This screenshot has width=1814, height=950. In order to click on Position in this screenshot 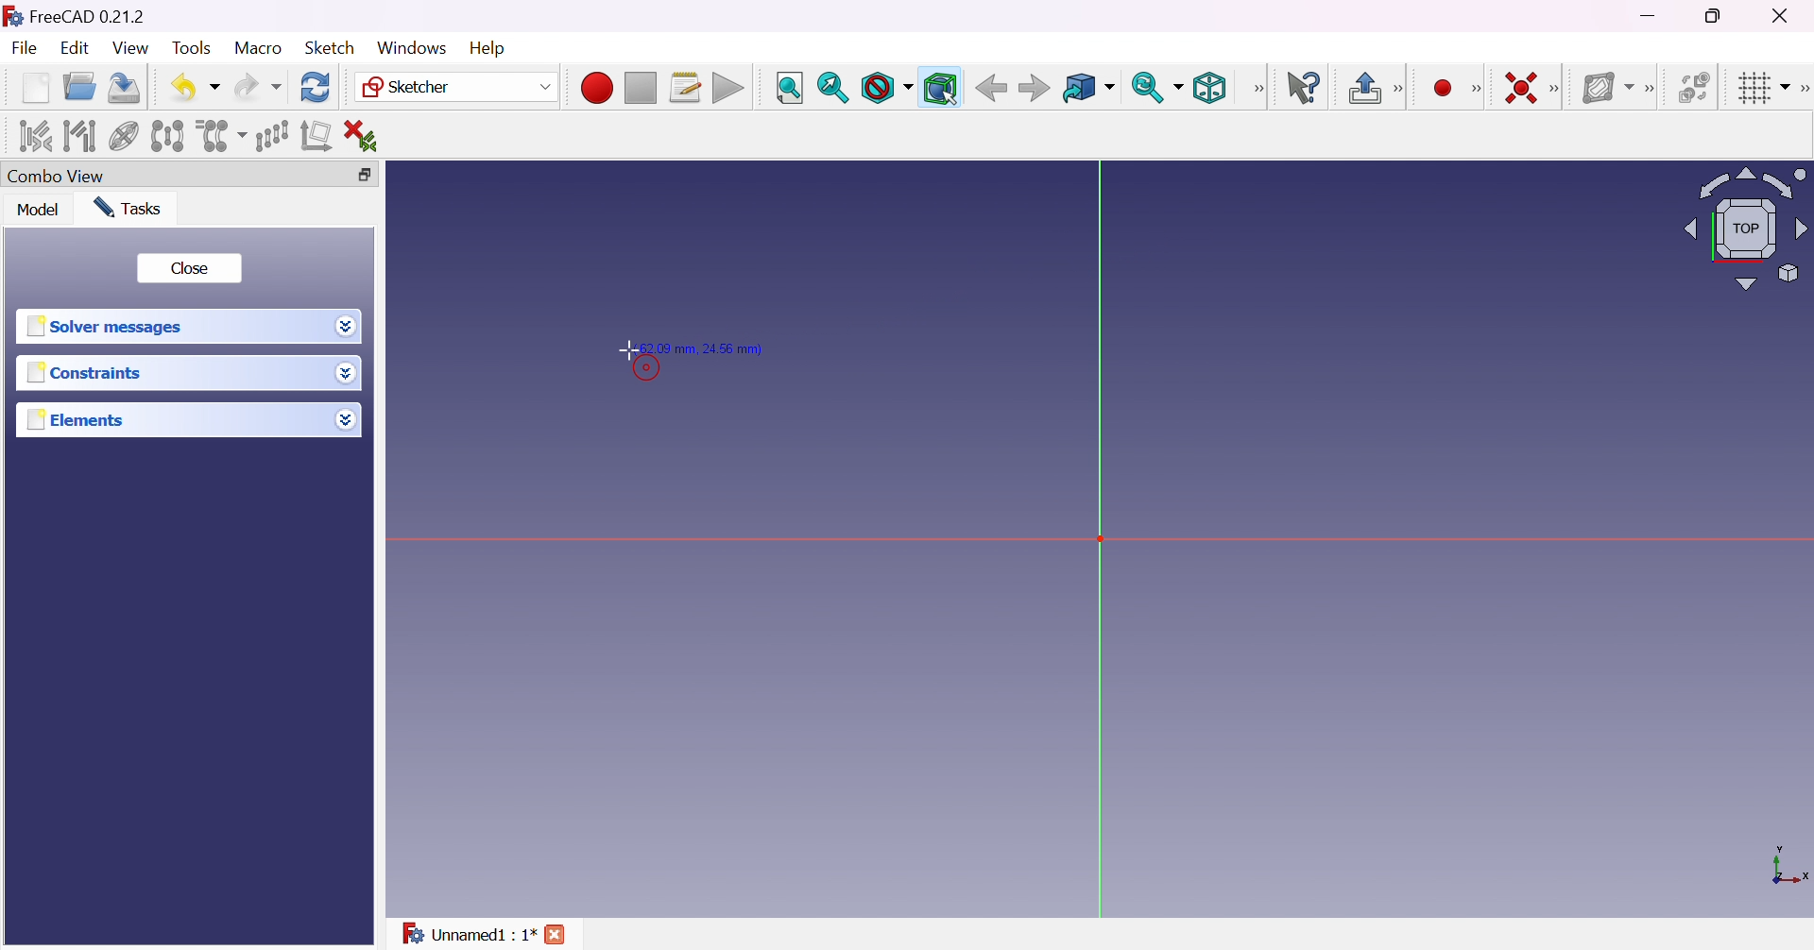, I will do `click(705, 346)`.